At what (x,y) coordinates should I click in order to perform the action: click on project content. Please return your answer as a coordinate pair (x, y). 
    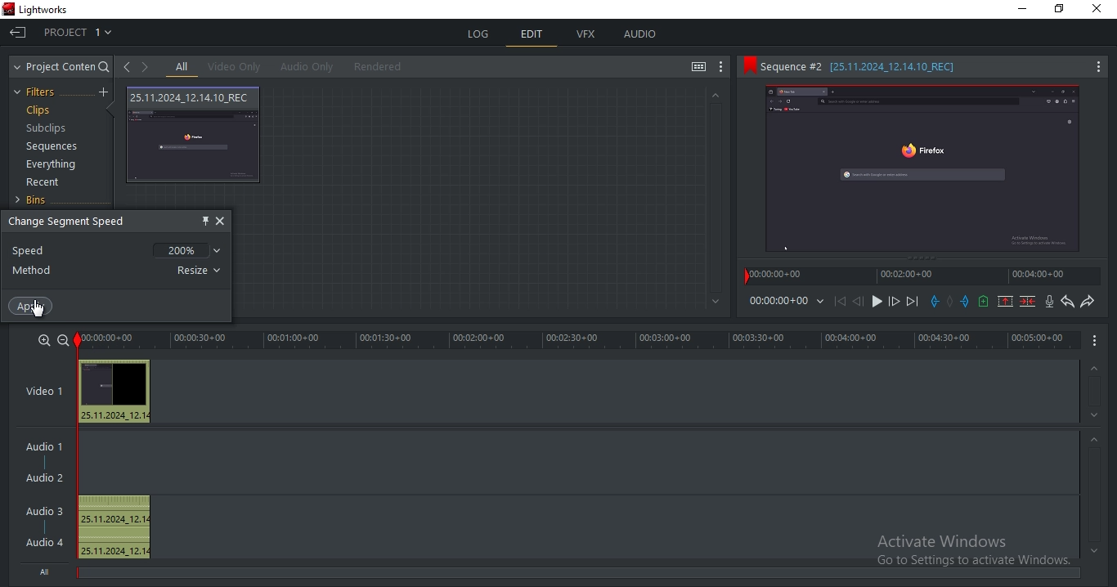
    Looking at the image, I should click on (61, 67).